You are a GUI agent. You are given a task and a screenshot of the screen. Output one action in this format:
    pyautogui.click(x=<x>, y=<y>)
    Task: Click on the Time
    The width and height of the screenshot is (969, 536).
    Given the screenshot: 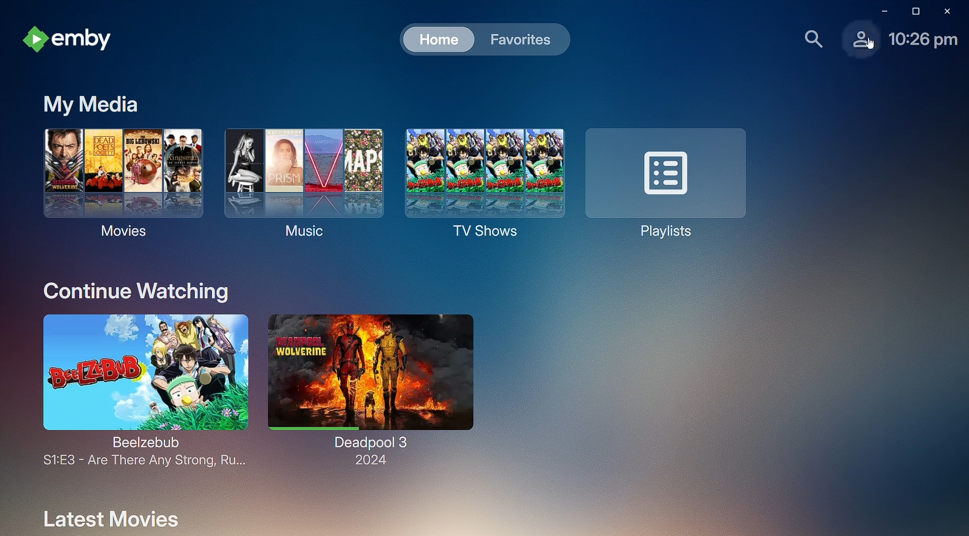 What is the action you would take?
    pyautogui.click(x=924, y=40)
    